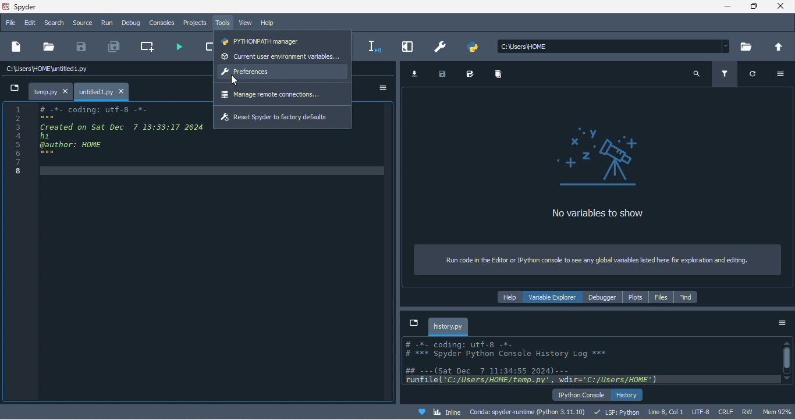 This screenshot has width=795, height=420. Describe the element at coordinates (17, 47) in the screenshot. I see `new` at that location.